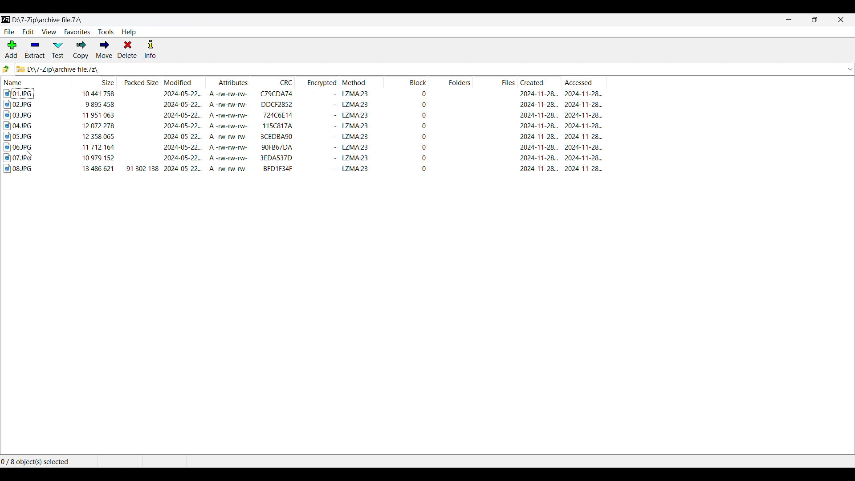  What do you see at coordinates (228, 94) in the screenshot?
I see `attributes` at bounding box center [228, 94].